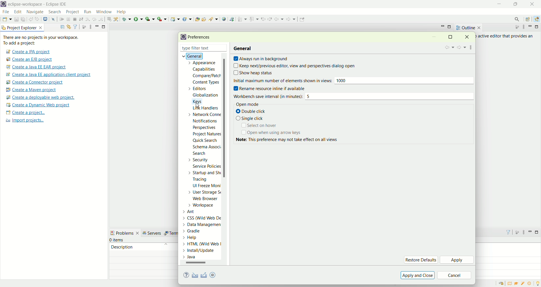 The image size is (541, 287). What do you see at coordinates (225, 48) in the screenshot?
I see `close` at bounding box center [225, 48].